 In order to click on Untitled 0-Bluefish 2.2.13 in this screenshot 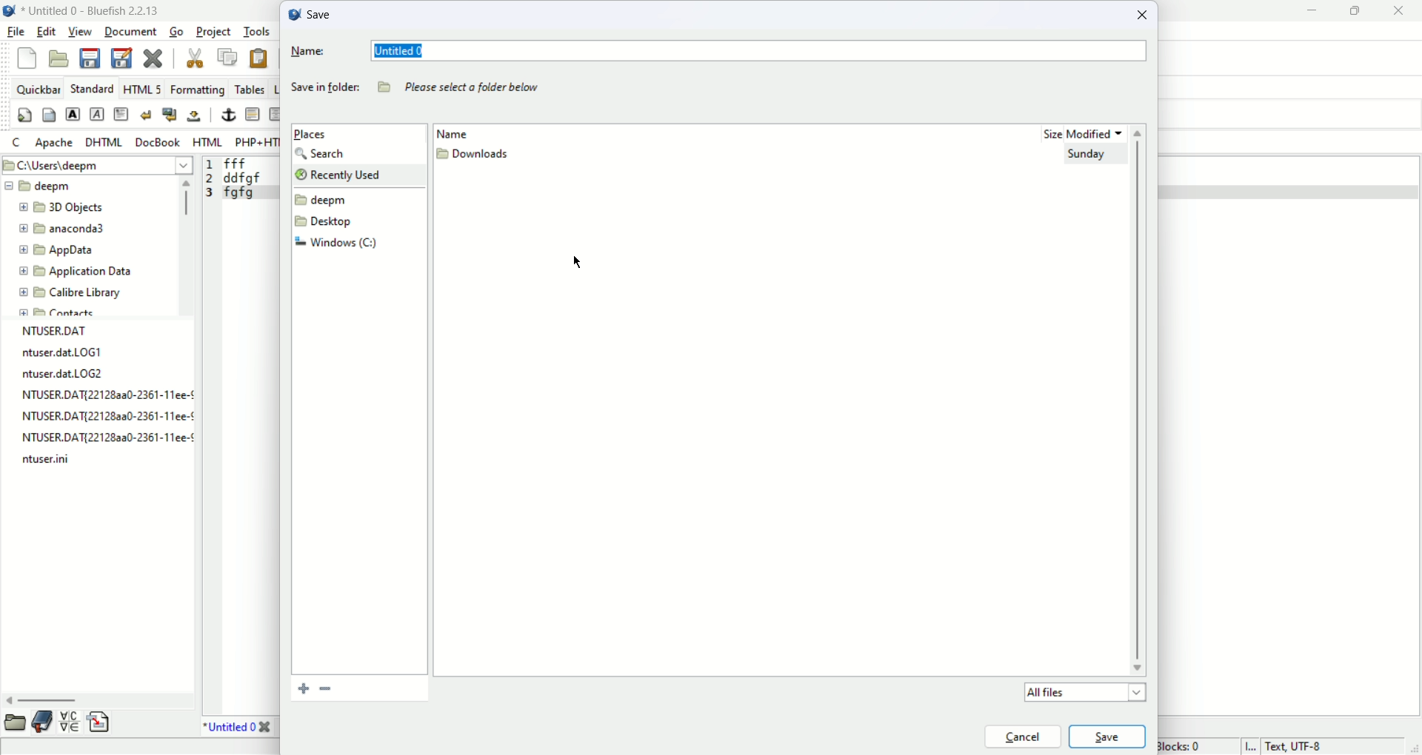, I will do `click(90, 11)`.